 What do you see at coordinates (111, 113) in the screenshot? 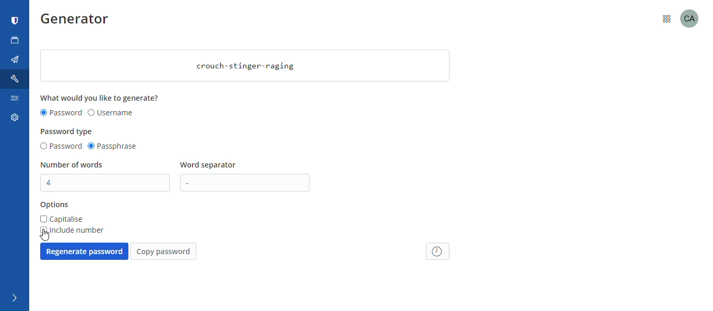
I see `username radio button` at bounding box center [111, 113].